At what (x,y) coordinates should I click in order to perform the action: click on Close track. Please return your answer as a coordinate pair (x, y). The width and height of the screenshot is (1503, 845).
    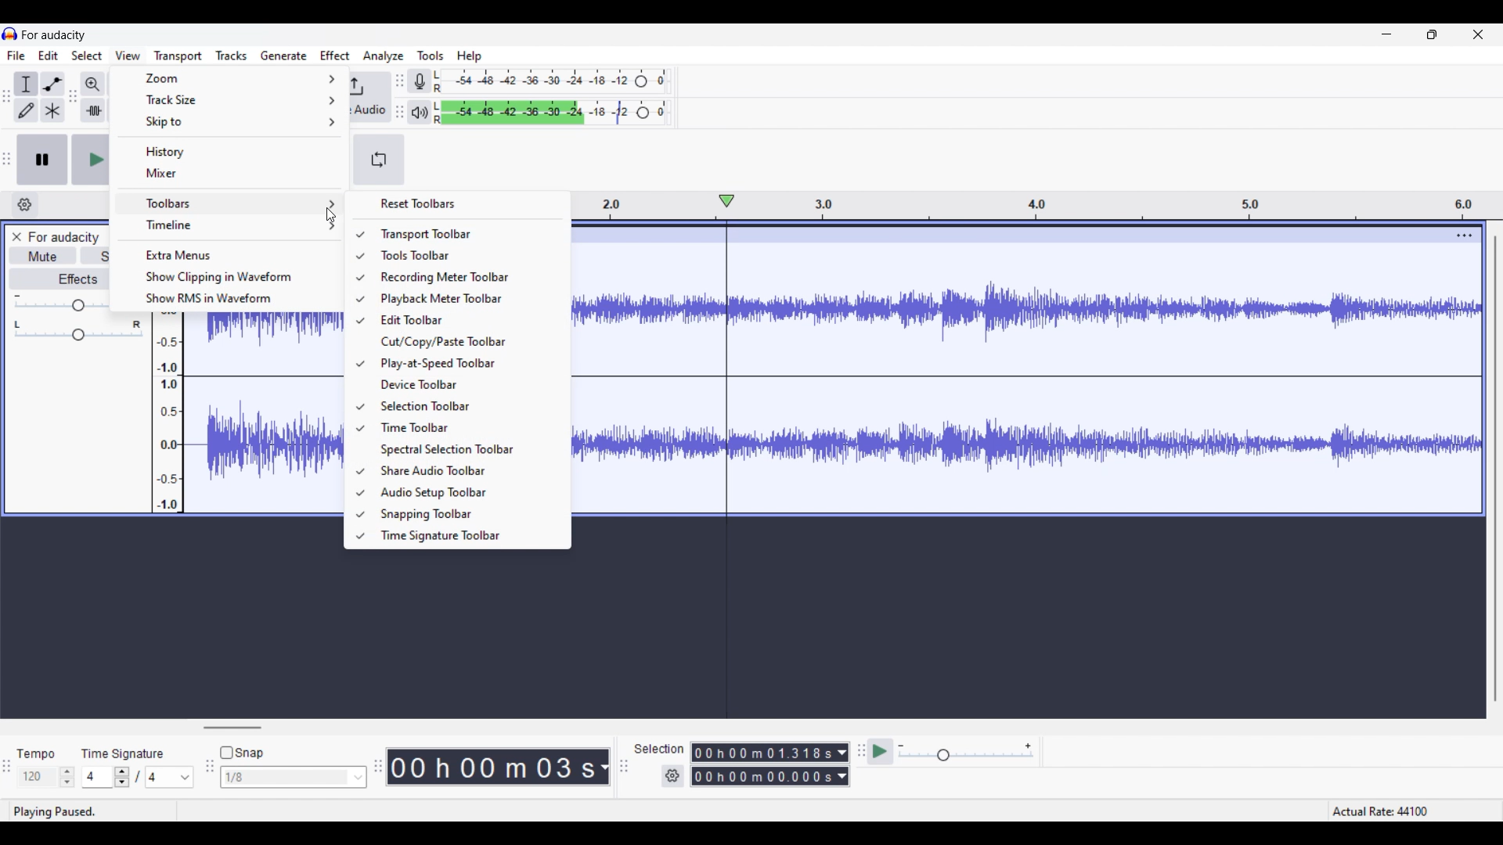
    Looking at the image, I should click on (16, 237).